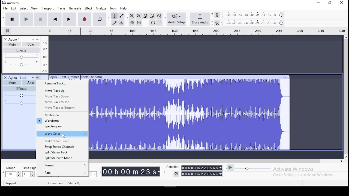  Describe the element at coordinates (28, 82) in the screenshot. I see `solo` at that location.